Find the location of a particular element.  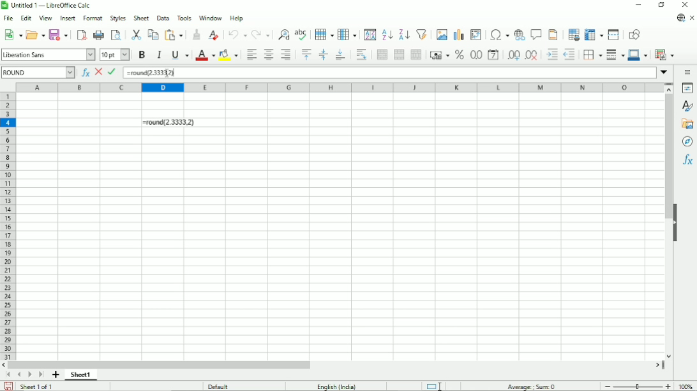

Open is located at coordinates (36, 34).